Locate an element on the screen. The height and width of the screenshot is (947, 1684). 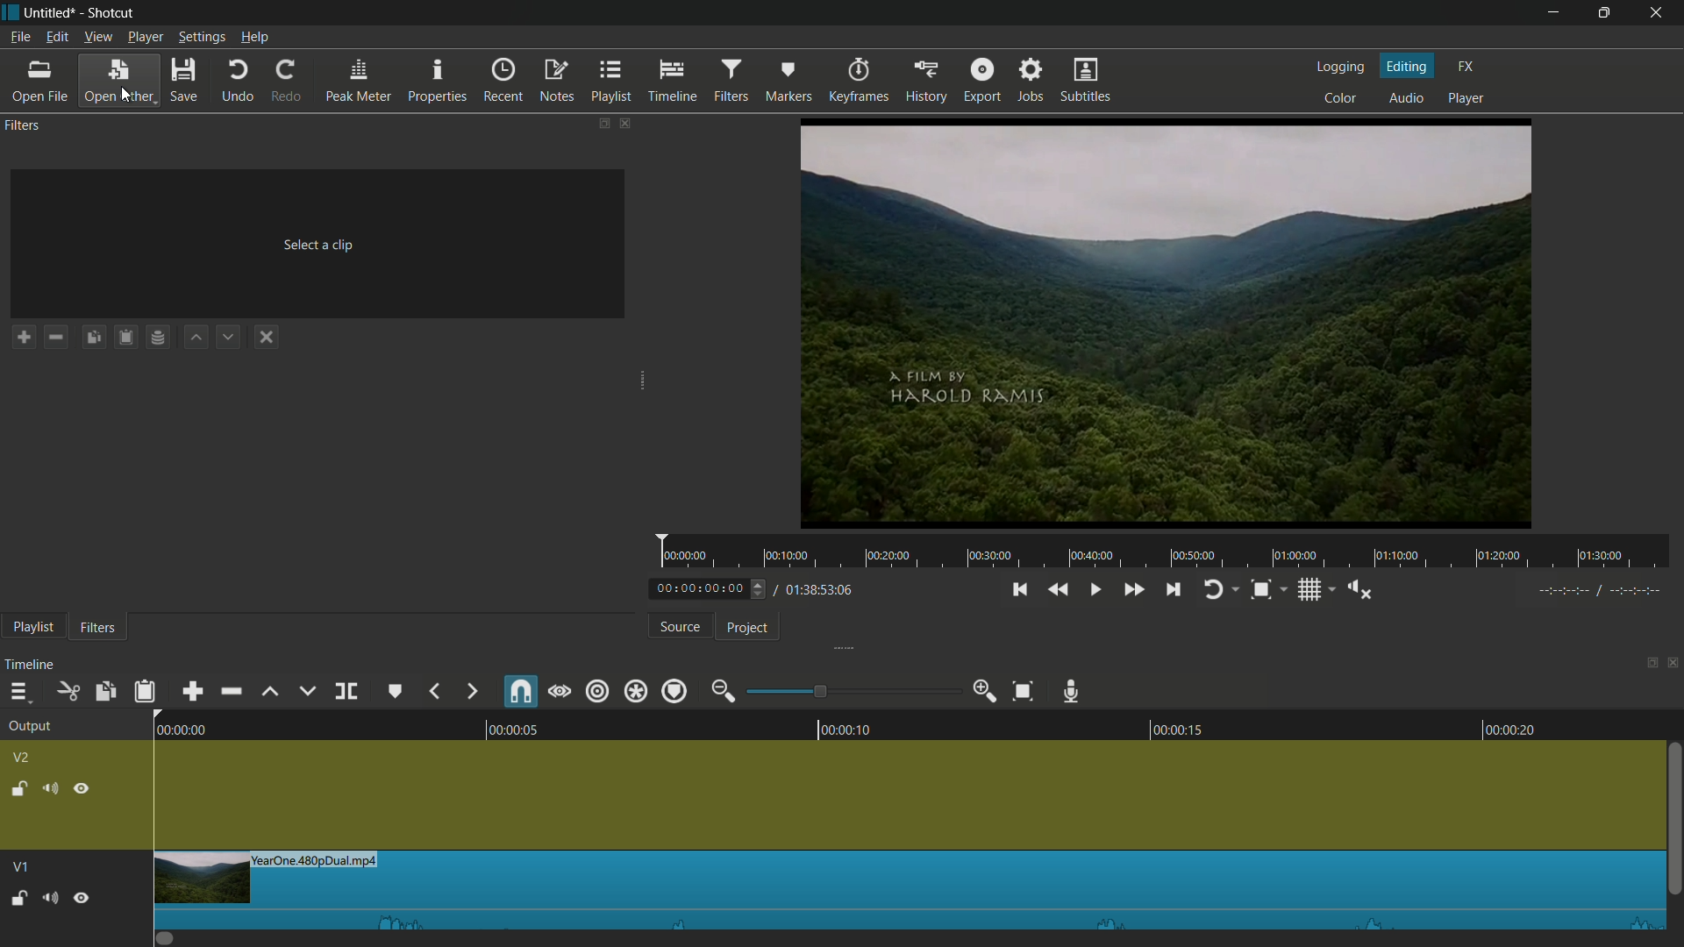
ripple delete is located at coordinates (228, 692).